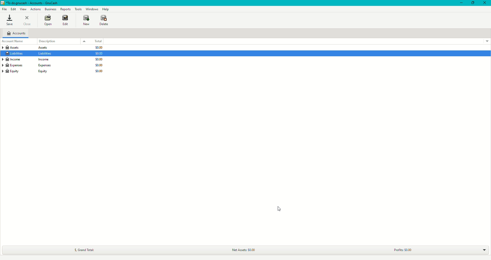 Image resolution: width=491 pixels, height=260 pixels. Describe the element at coordinates (27, 20) in the screenshot. I see `Close` at that location.